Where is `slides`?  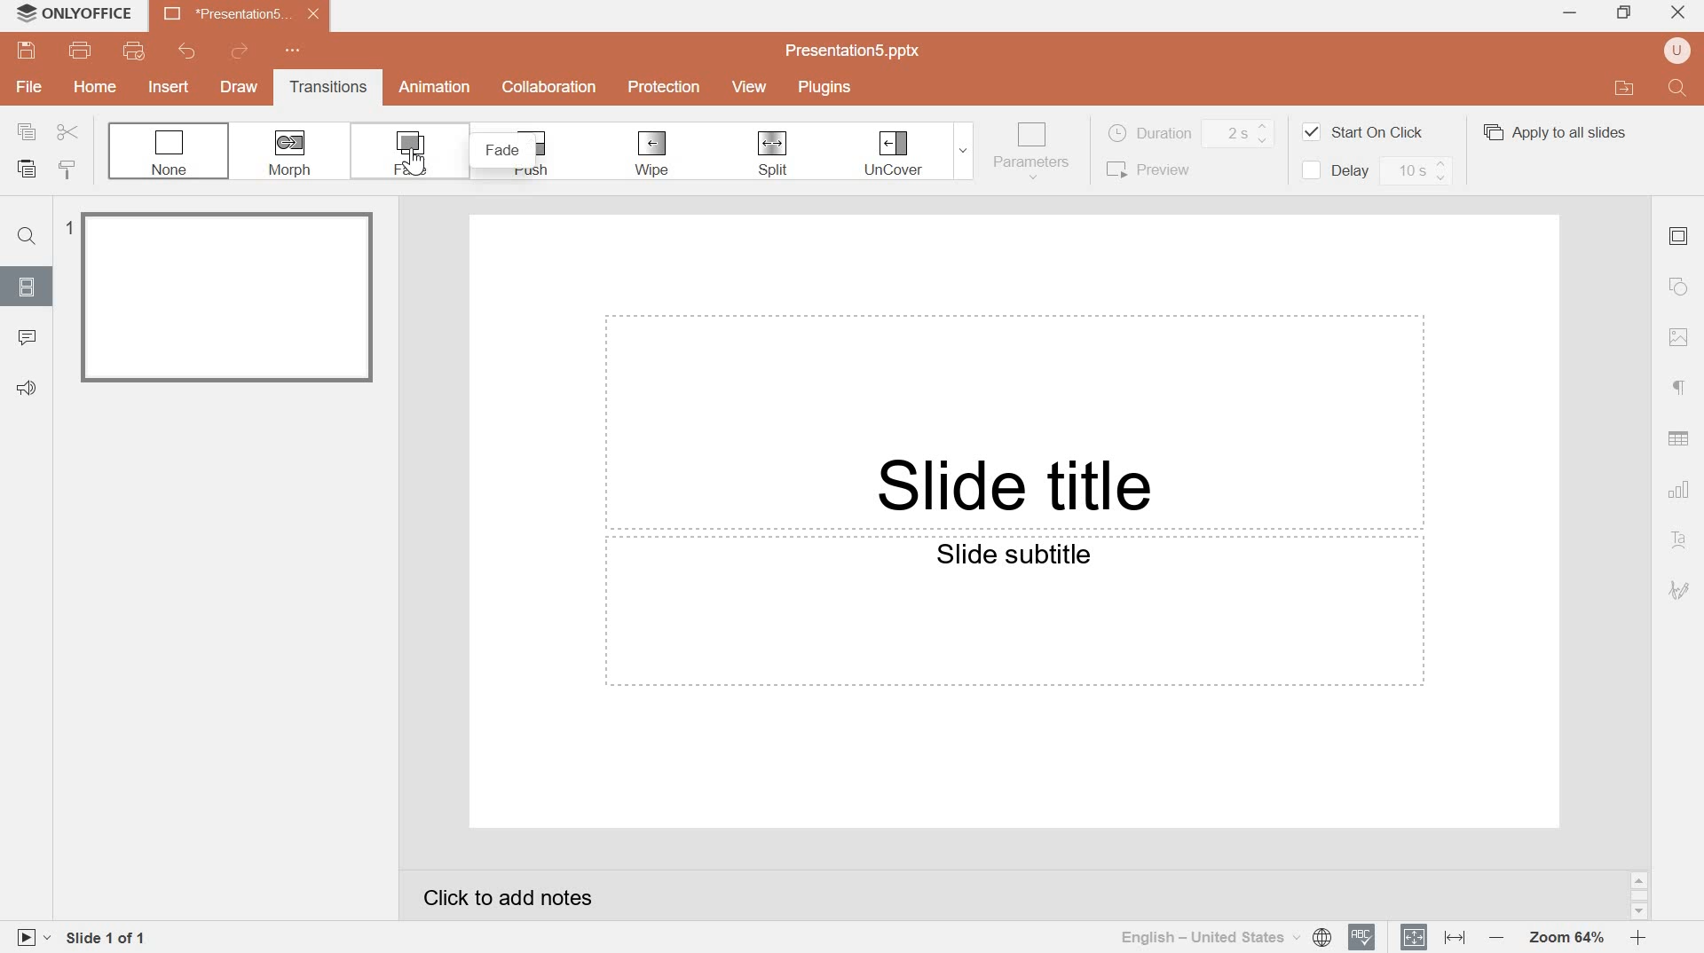 slides is located at coordinates (24, 286).